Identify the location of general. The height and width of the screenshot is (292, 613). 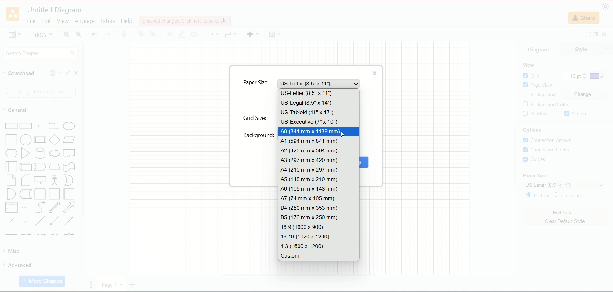
(16, 110).